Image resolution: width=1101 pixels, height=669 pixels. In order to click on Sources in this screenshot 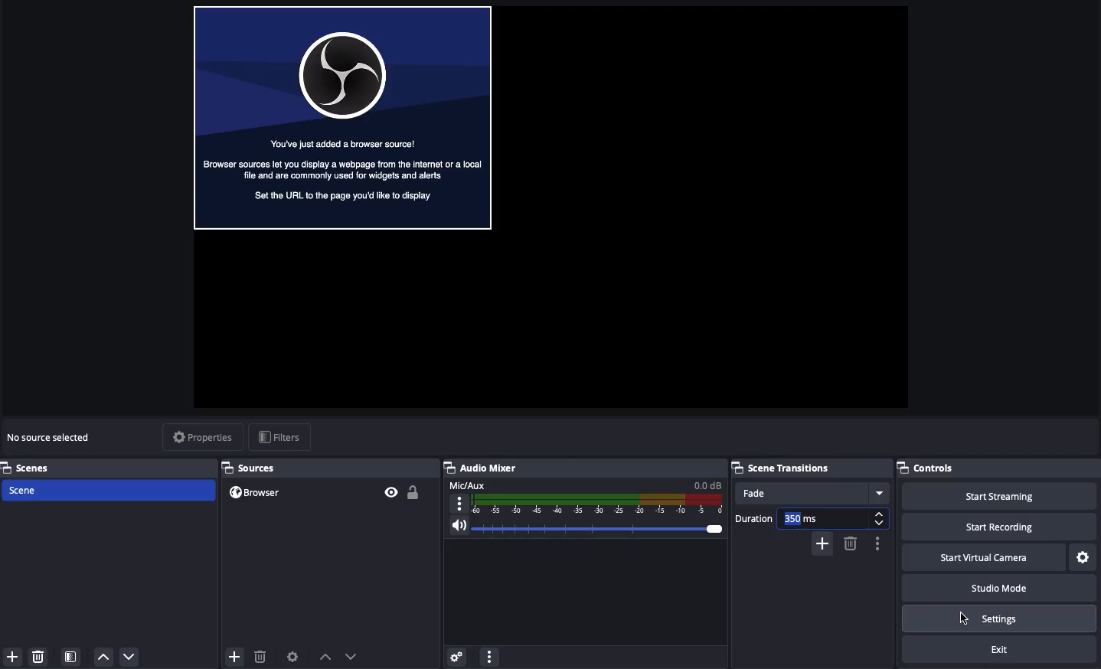, I will do `click(251, 469)`.